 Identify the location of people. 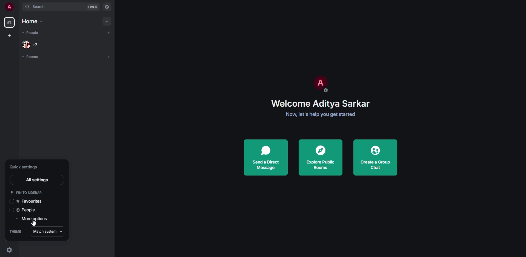
(30, 44).